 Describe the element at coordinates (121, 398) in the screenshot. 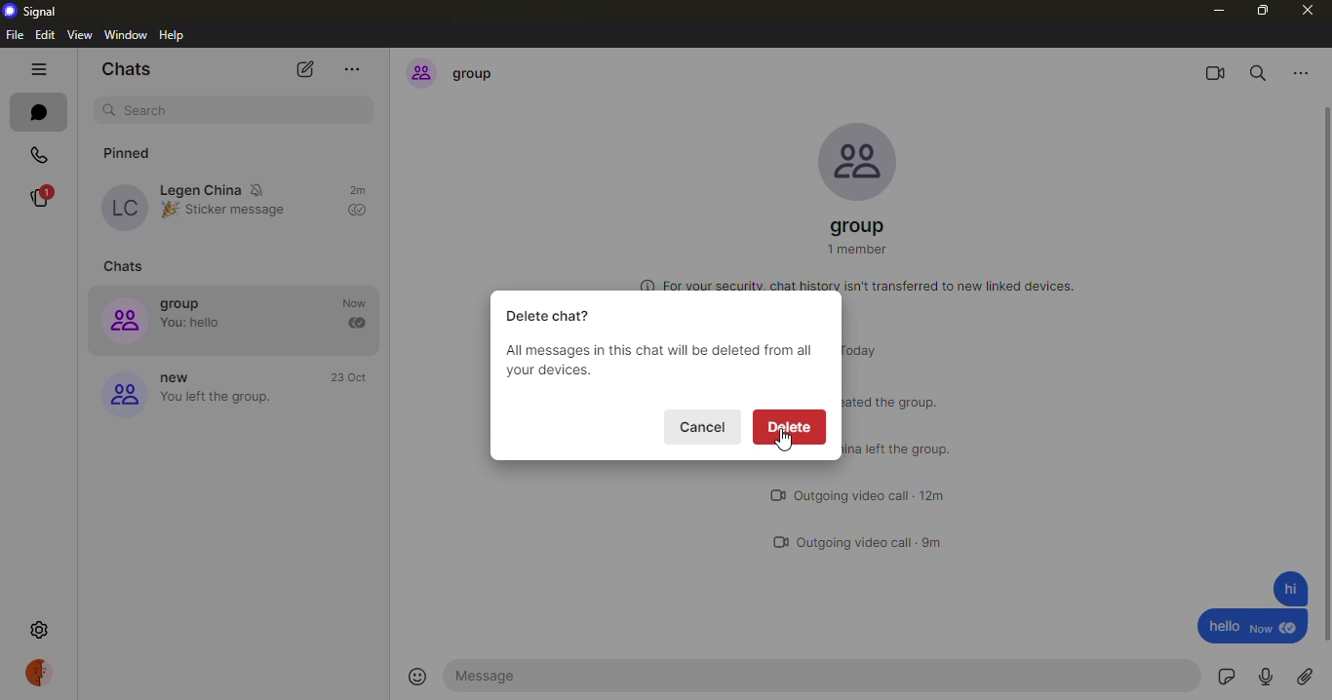

I see `profile icon` at that location.